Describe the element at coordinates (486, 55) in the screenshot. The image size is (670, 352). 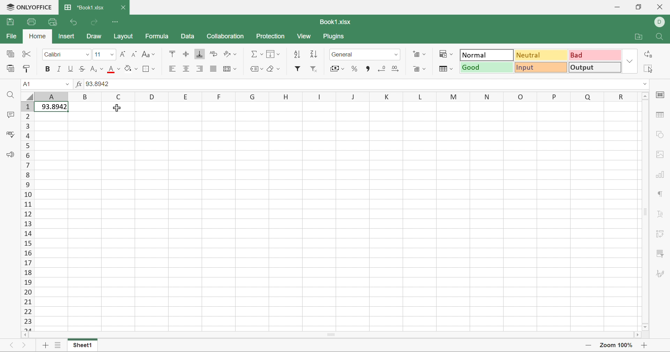
I see `Normal` at that location.